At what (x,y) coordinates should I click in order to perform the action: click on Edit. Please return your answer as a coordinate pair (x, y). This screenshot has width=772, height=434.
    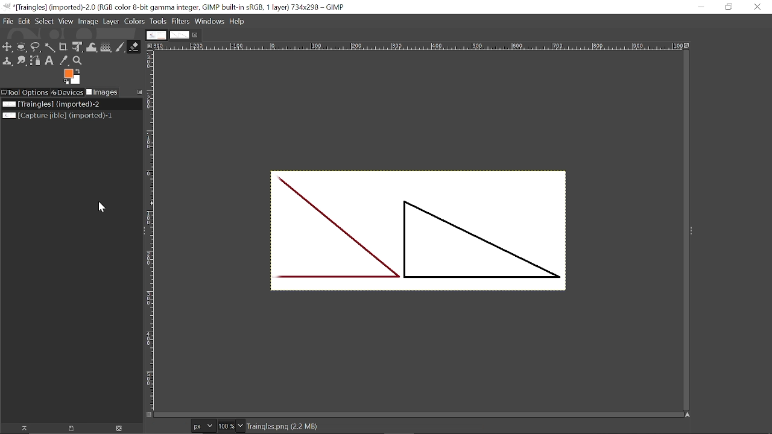
    Looking at the image, I should click on (24, 20).